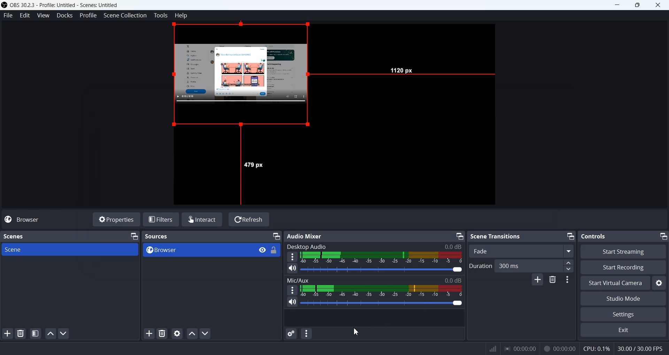 The image size is (669, 355). What do you see at coordinates (13, 236) in the screenshot?
I see `Scenes` at bounding box center [13, 236].